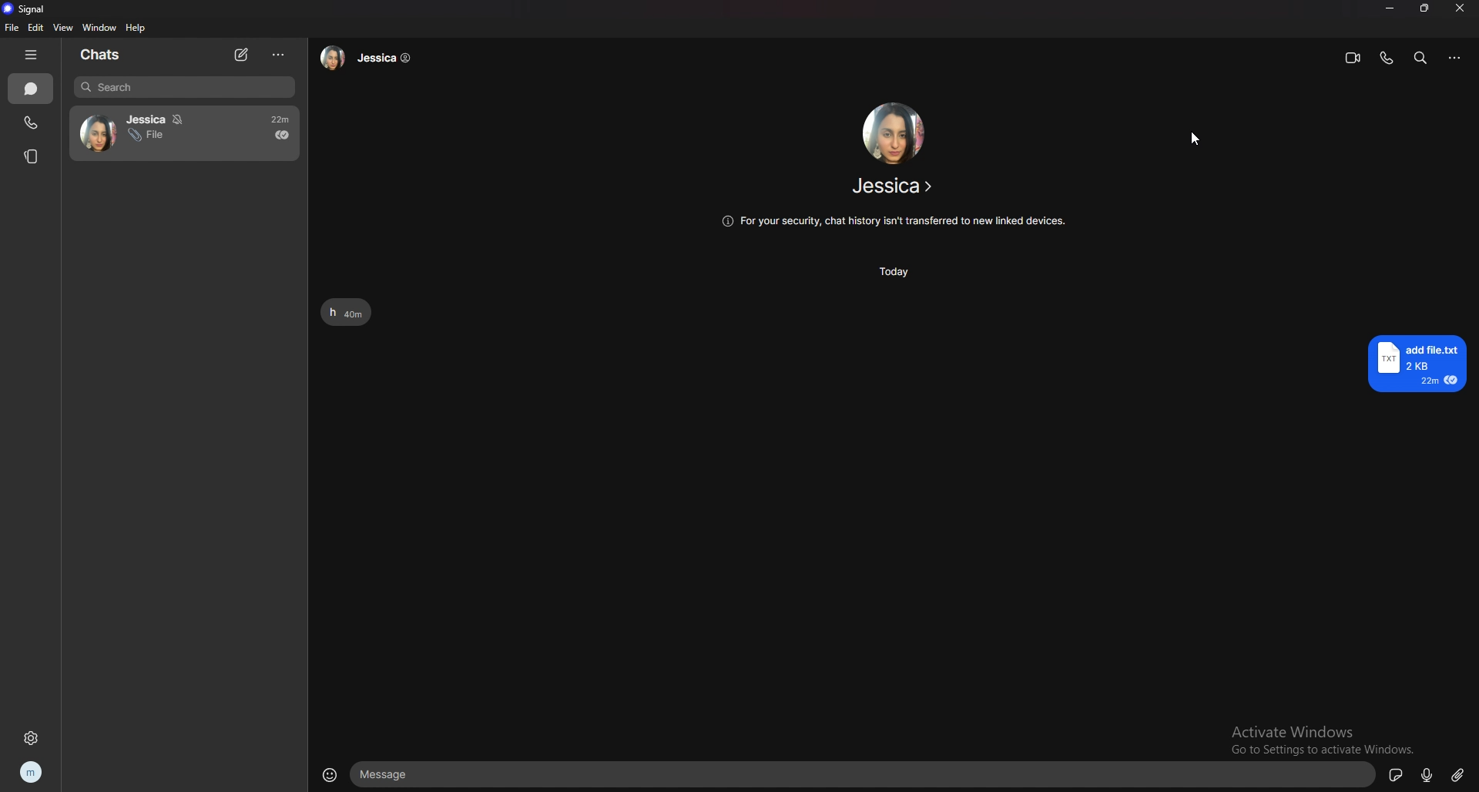 Image resolution: width=1479 pixels, height=792 pixels. Describe the element at coordinates (35, 26) in the screenshot. I see `edit` at that location.